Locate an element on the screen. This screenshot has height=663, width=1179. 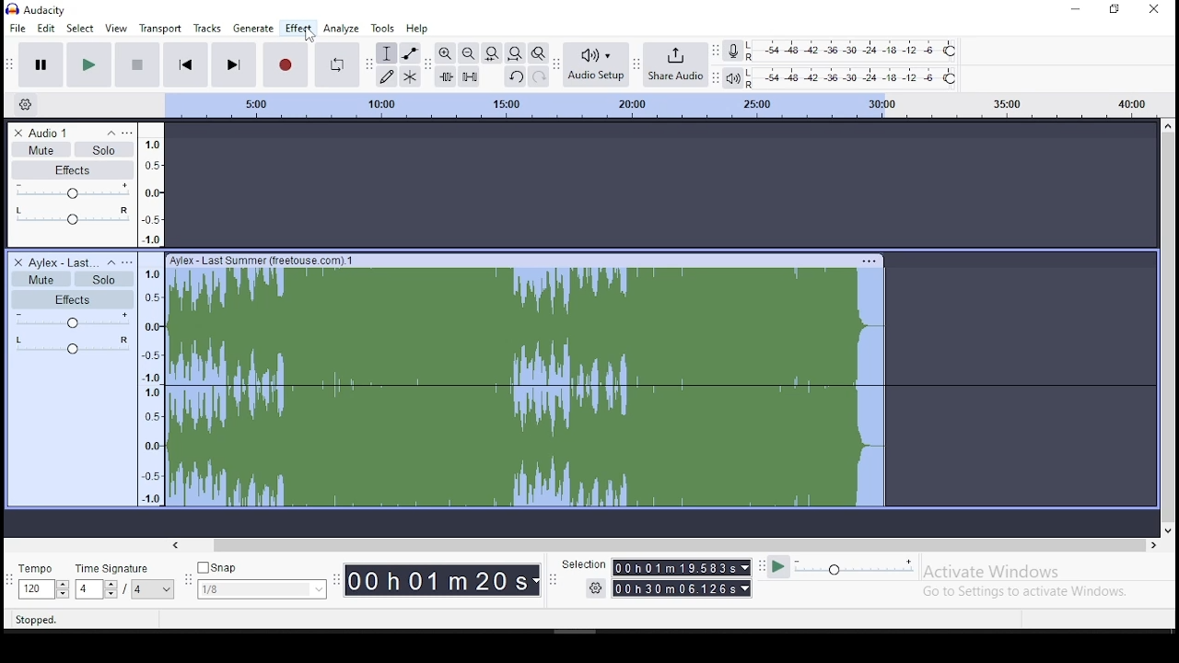
collapse is located at coordinates (111, 131).